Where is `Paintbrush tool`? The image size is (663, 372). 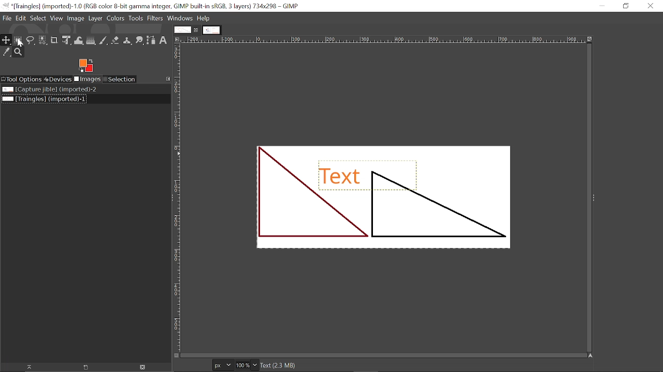 Paintbrush tool is located at coordinates (104, 41).